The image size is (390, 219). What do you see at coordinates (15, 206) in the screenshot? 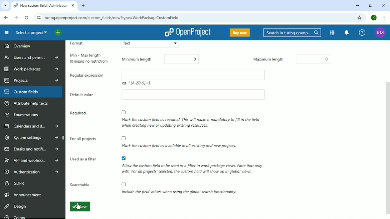
I see `Design` at bounding box center [15, 206].